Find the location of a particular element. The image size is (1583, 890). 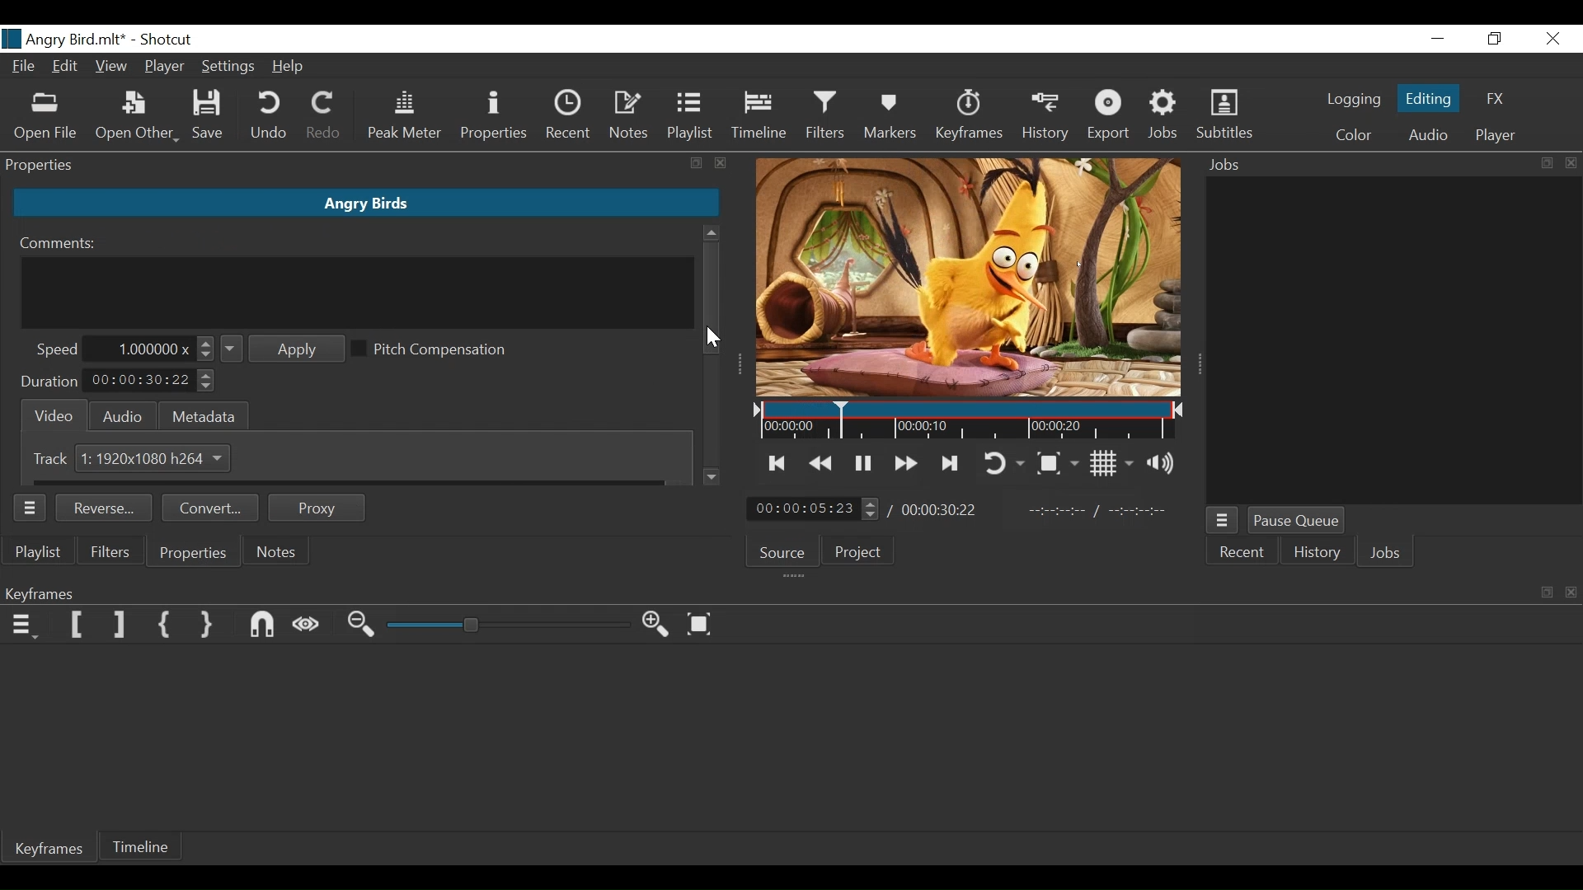

Snap is located at coordinates (263, 625).